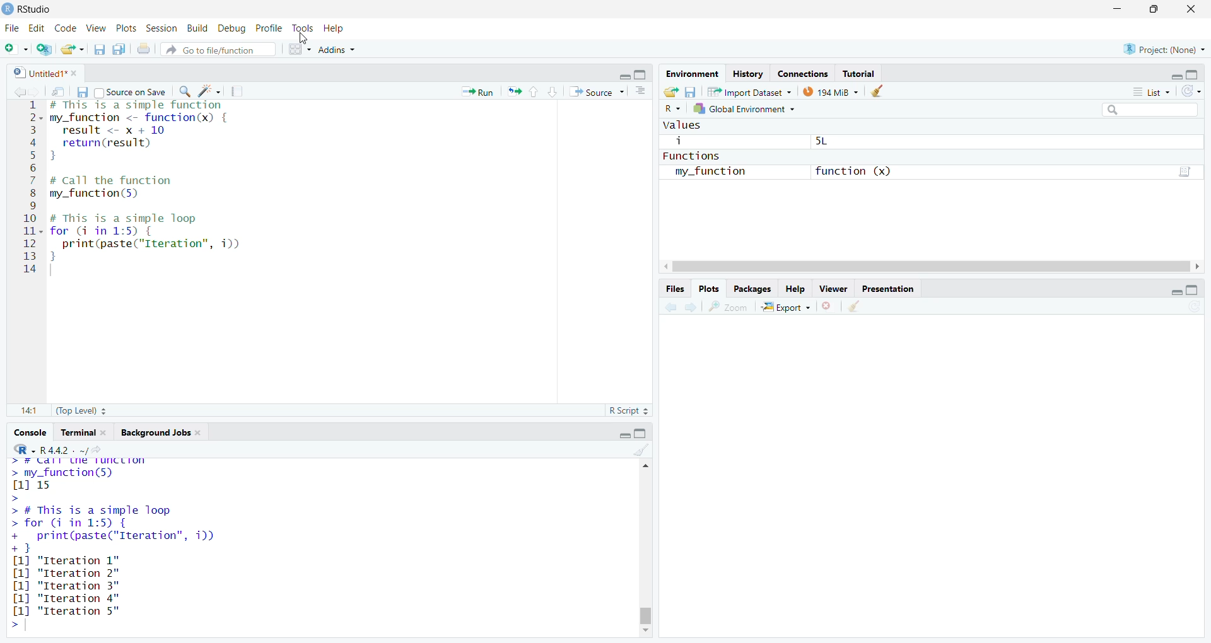 This screenshot has width=1211, height=643. Describe the element at coordinates (59, 91) in the screenshot. I see `show in new window` at that location.